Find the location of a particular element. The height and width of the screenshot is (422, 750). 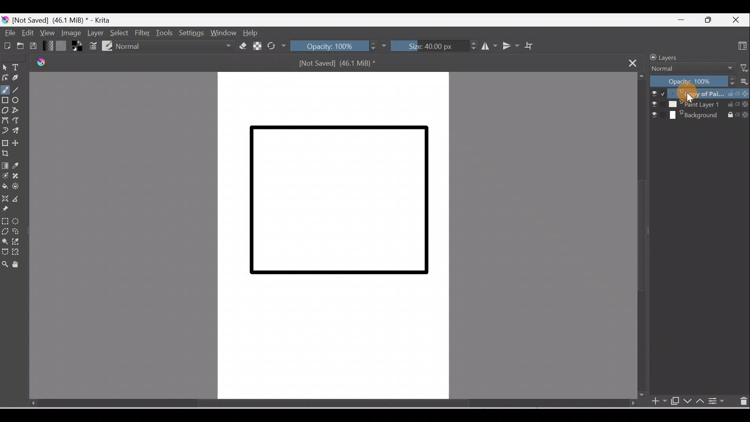

Select is located at coordinates (119, 32).